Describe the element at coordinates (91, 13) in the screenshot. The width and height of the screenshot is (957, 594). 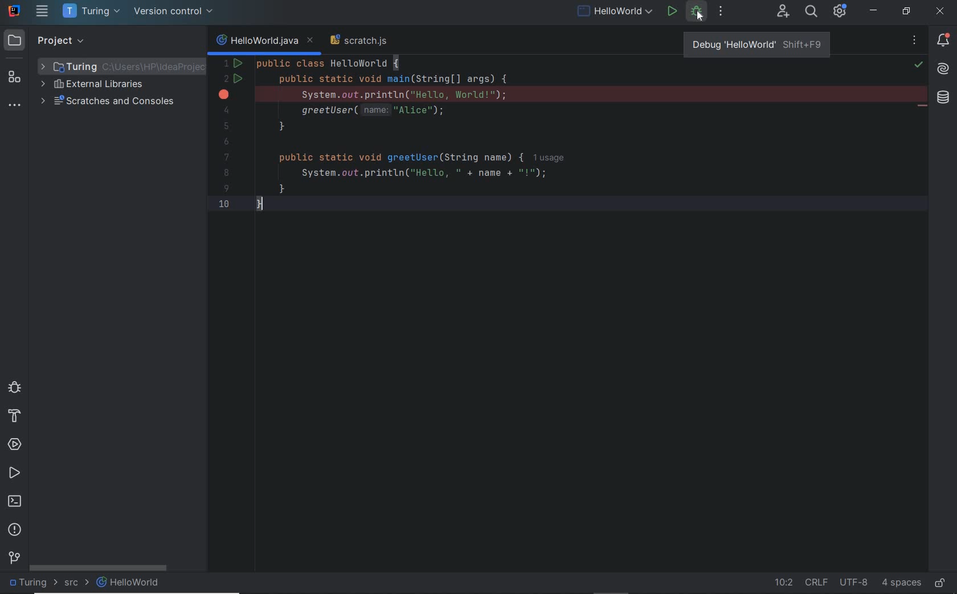
I see `project name` at that location.